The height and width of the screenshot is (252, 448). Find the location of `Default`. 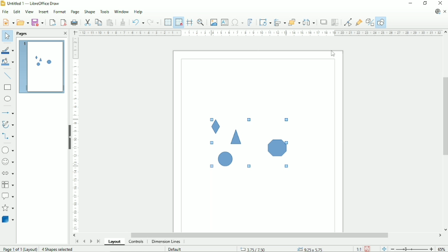

Default is located at coordinates (176, 249).